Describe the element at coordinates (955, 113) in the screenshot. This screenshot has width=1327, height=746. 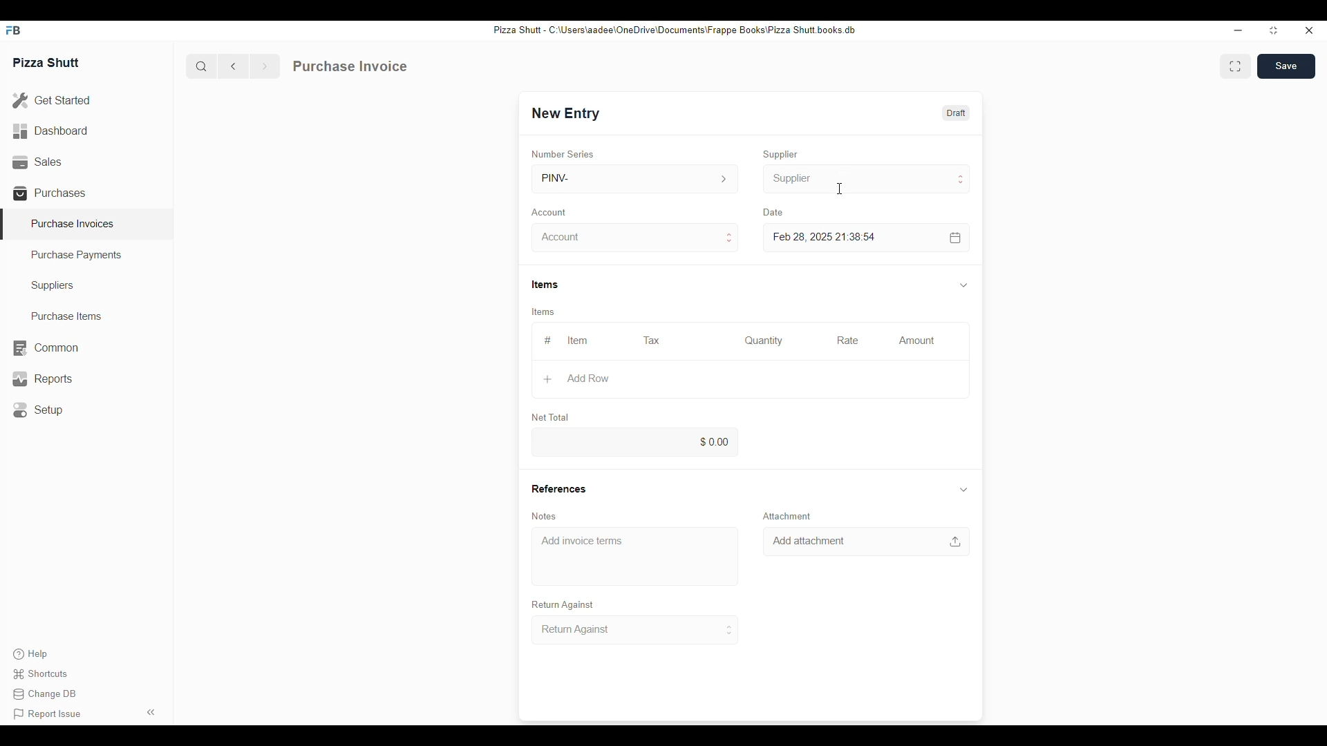
I see `Draft` at that location.